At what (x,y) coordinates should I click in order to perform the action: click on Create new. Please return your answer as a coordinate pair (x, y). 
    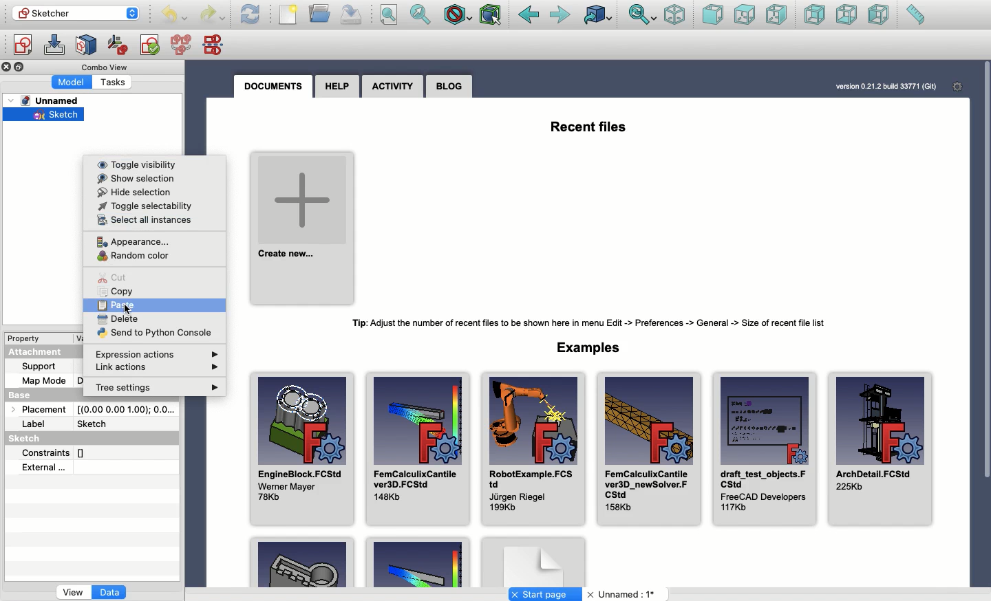
    Looking at the image, I should click on (303, 225).